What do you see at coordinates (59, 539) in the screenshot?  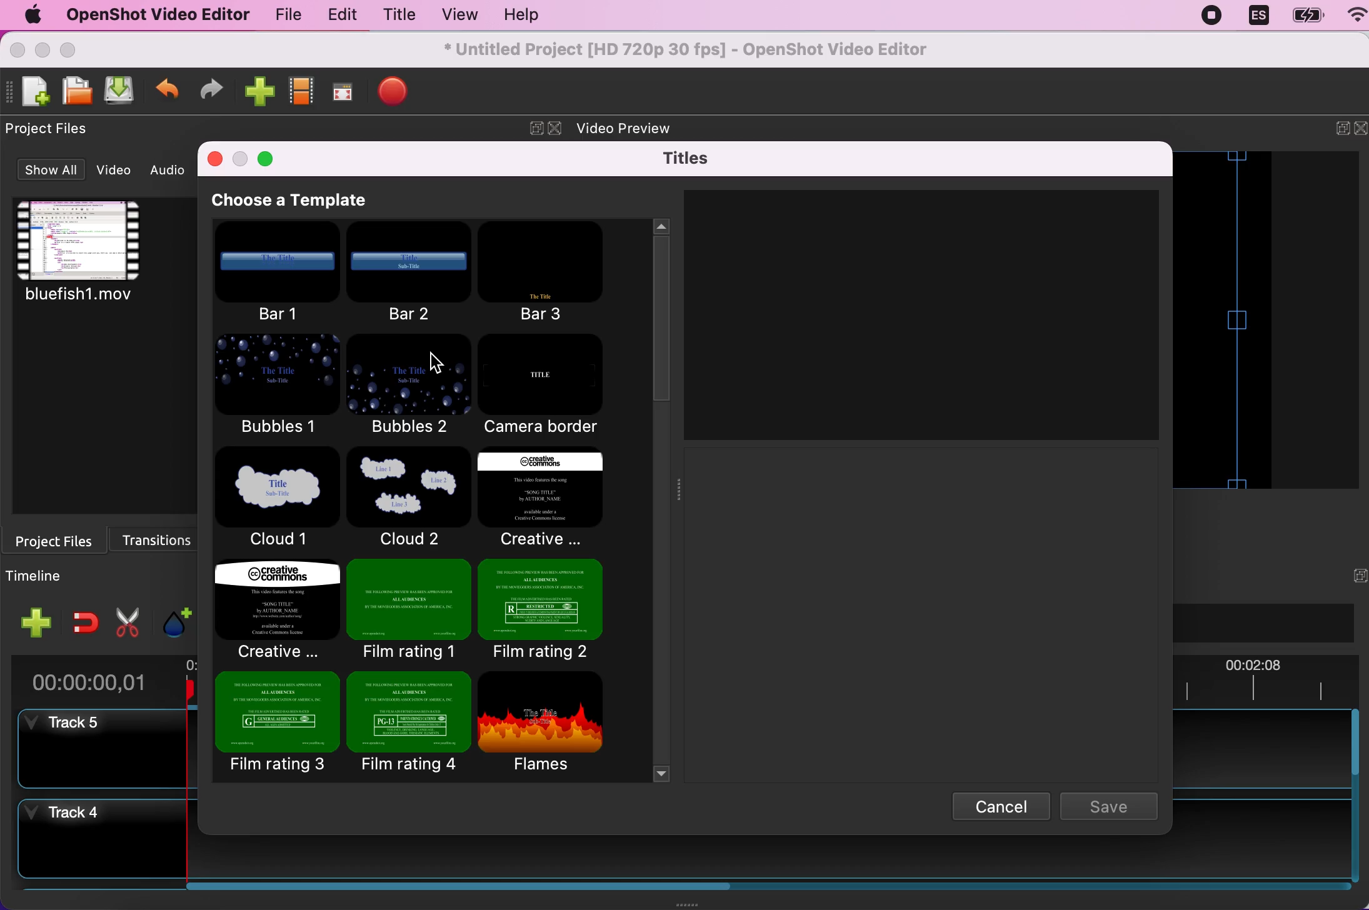 I see `project files` at bounding box center [59, 539].